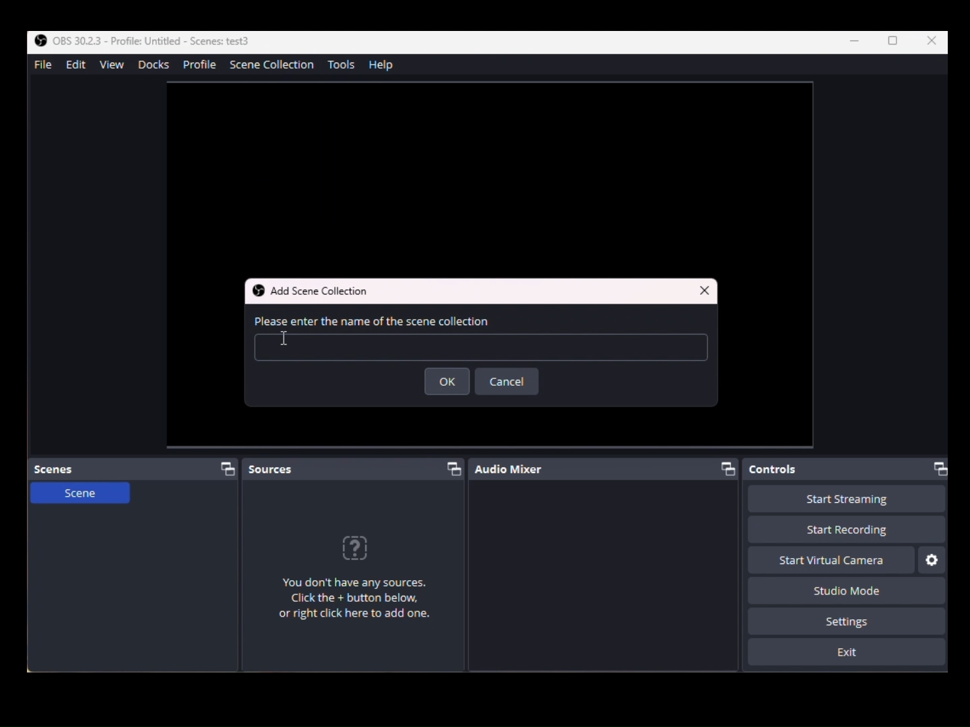 This screenshot has height=727, width=970. What do you see at coordinates (136, 469) in the screenshot?
I see `Scenes` at bounding box center [136, 469].